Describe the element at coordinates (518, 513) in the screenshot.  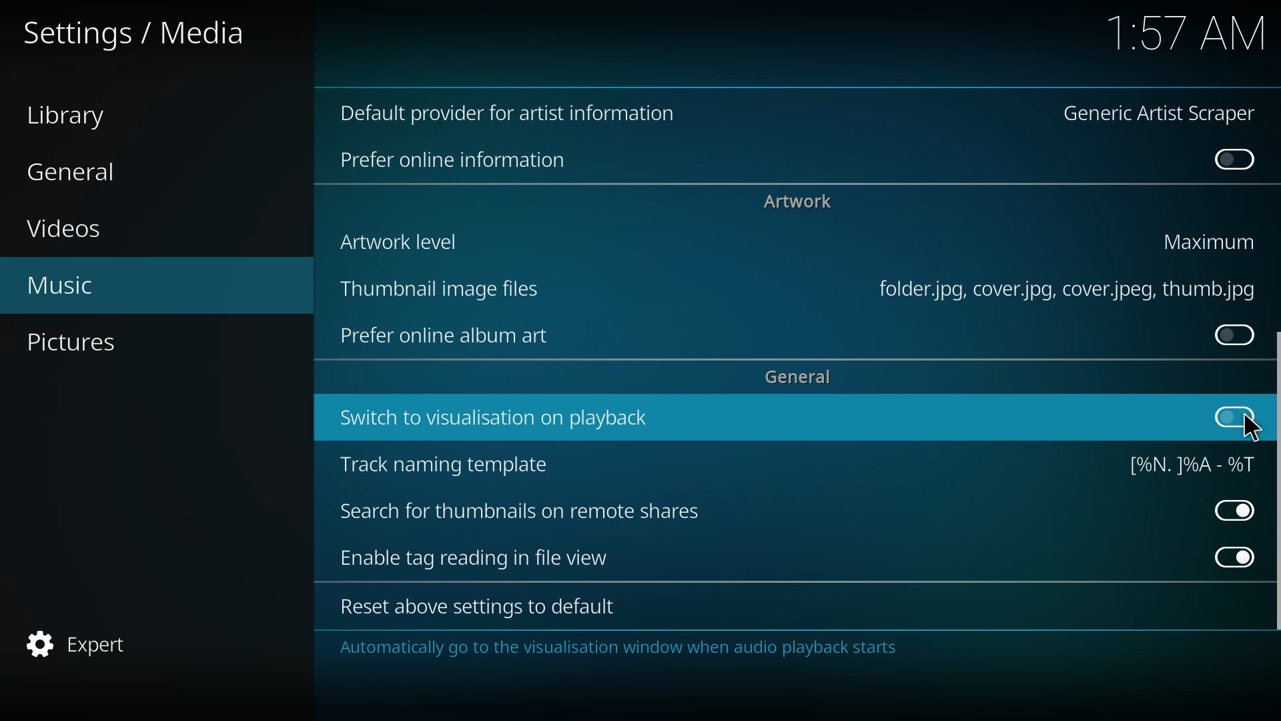
I see `search for thumbnails` at that location.